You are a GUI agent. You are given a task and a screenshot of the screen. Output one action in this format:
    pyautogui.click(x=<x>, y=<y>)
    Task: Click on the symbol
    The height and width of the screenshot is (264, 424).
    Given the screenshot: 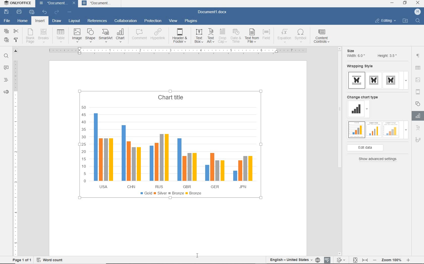 What is the action you would take?
    pyautogui.click(x=301, y=36)
    